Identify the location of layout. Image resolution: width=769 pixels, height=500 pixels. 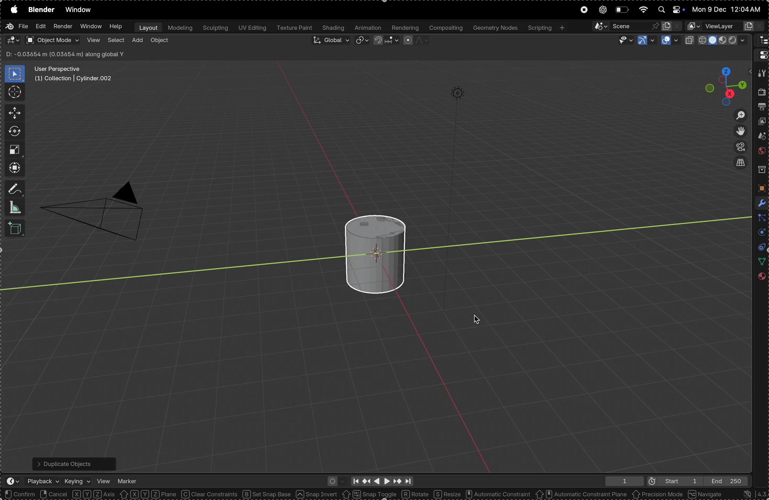
(147, 27).